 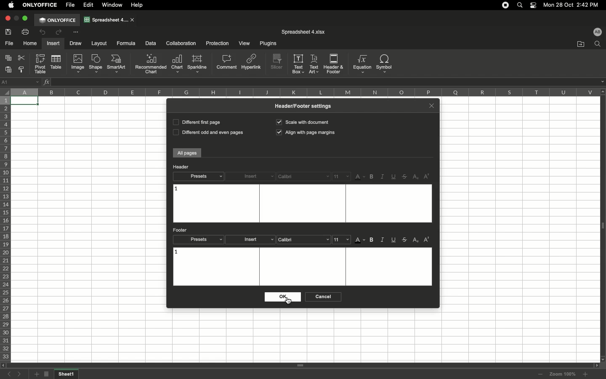 What do you see at coordinates (11, 5) in the screenshot?
I see `Apple logo` at bounding box center [11, 5].